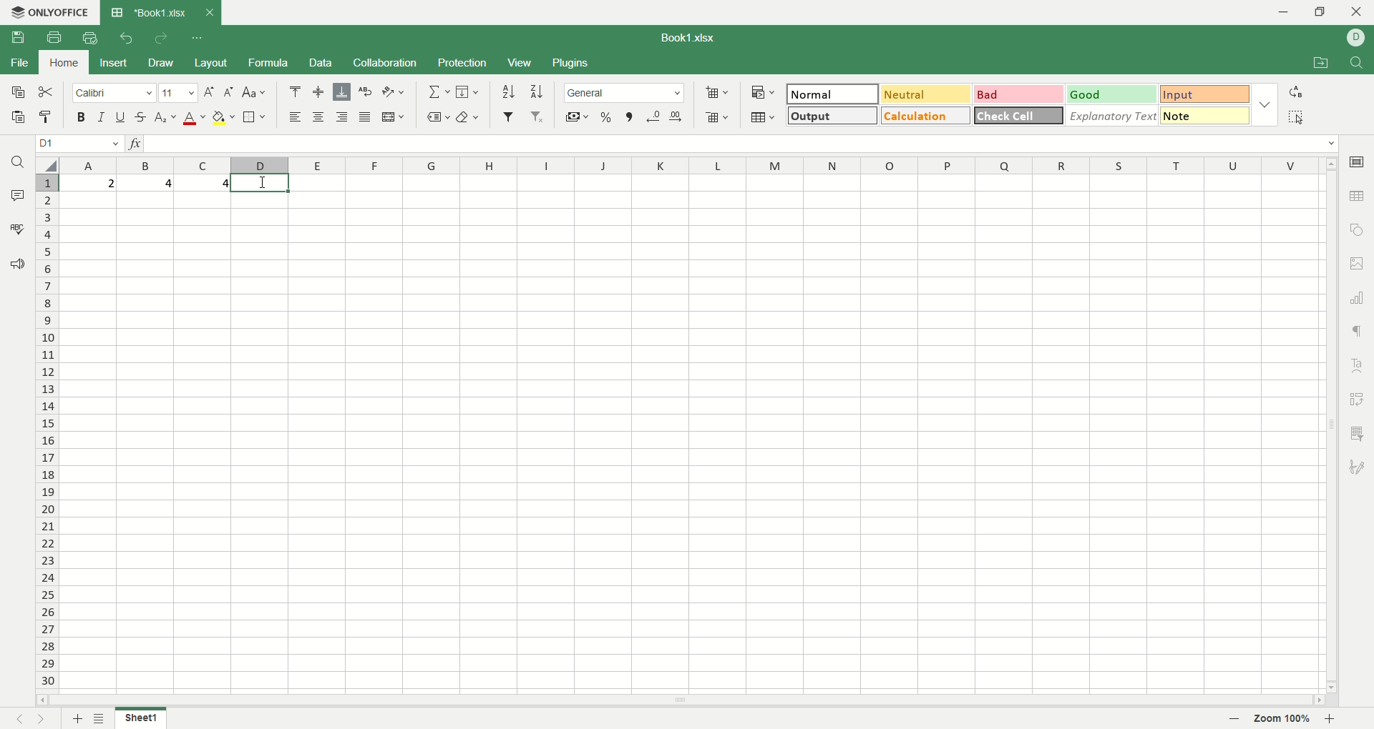  I want to click on cell name, so click(75, 142).